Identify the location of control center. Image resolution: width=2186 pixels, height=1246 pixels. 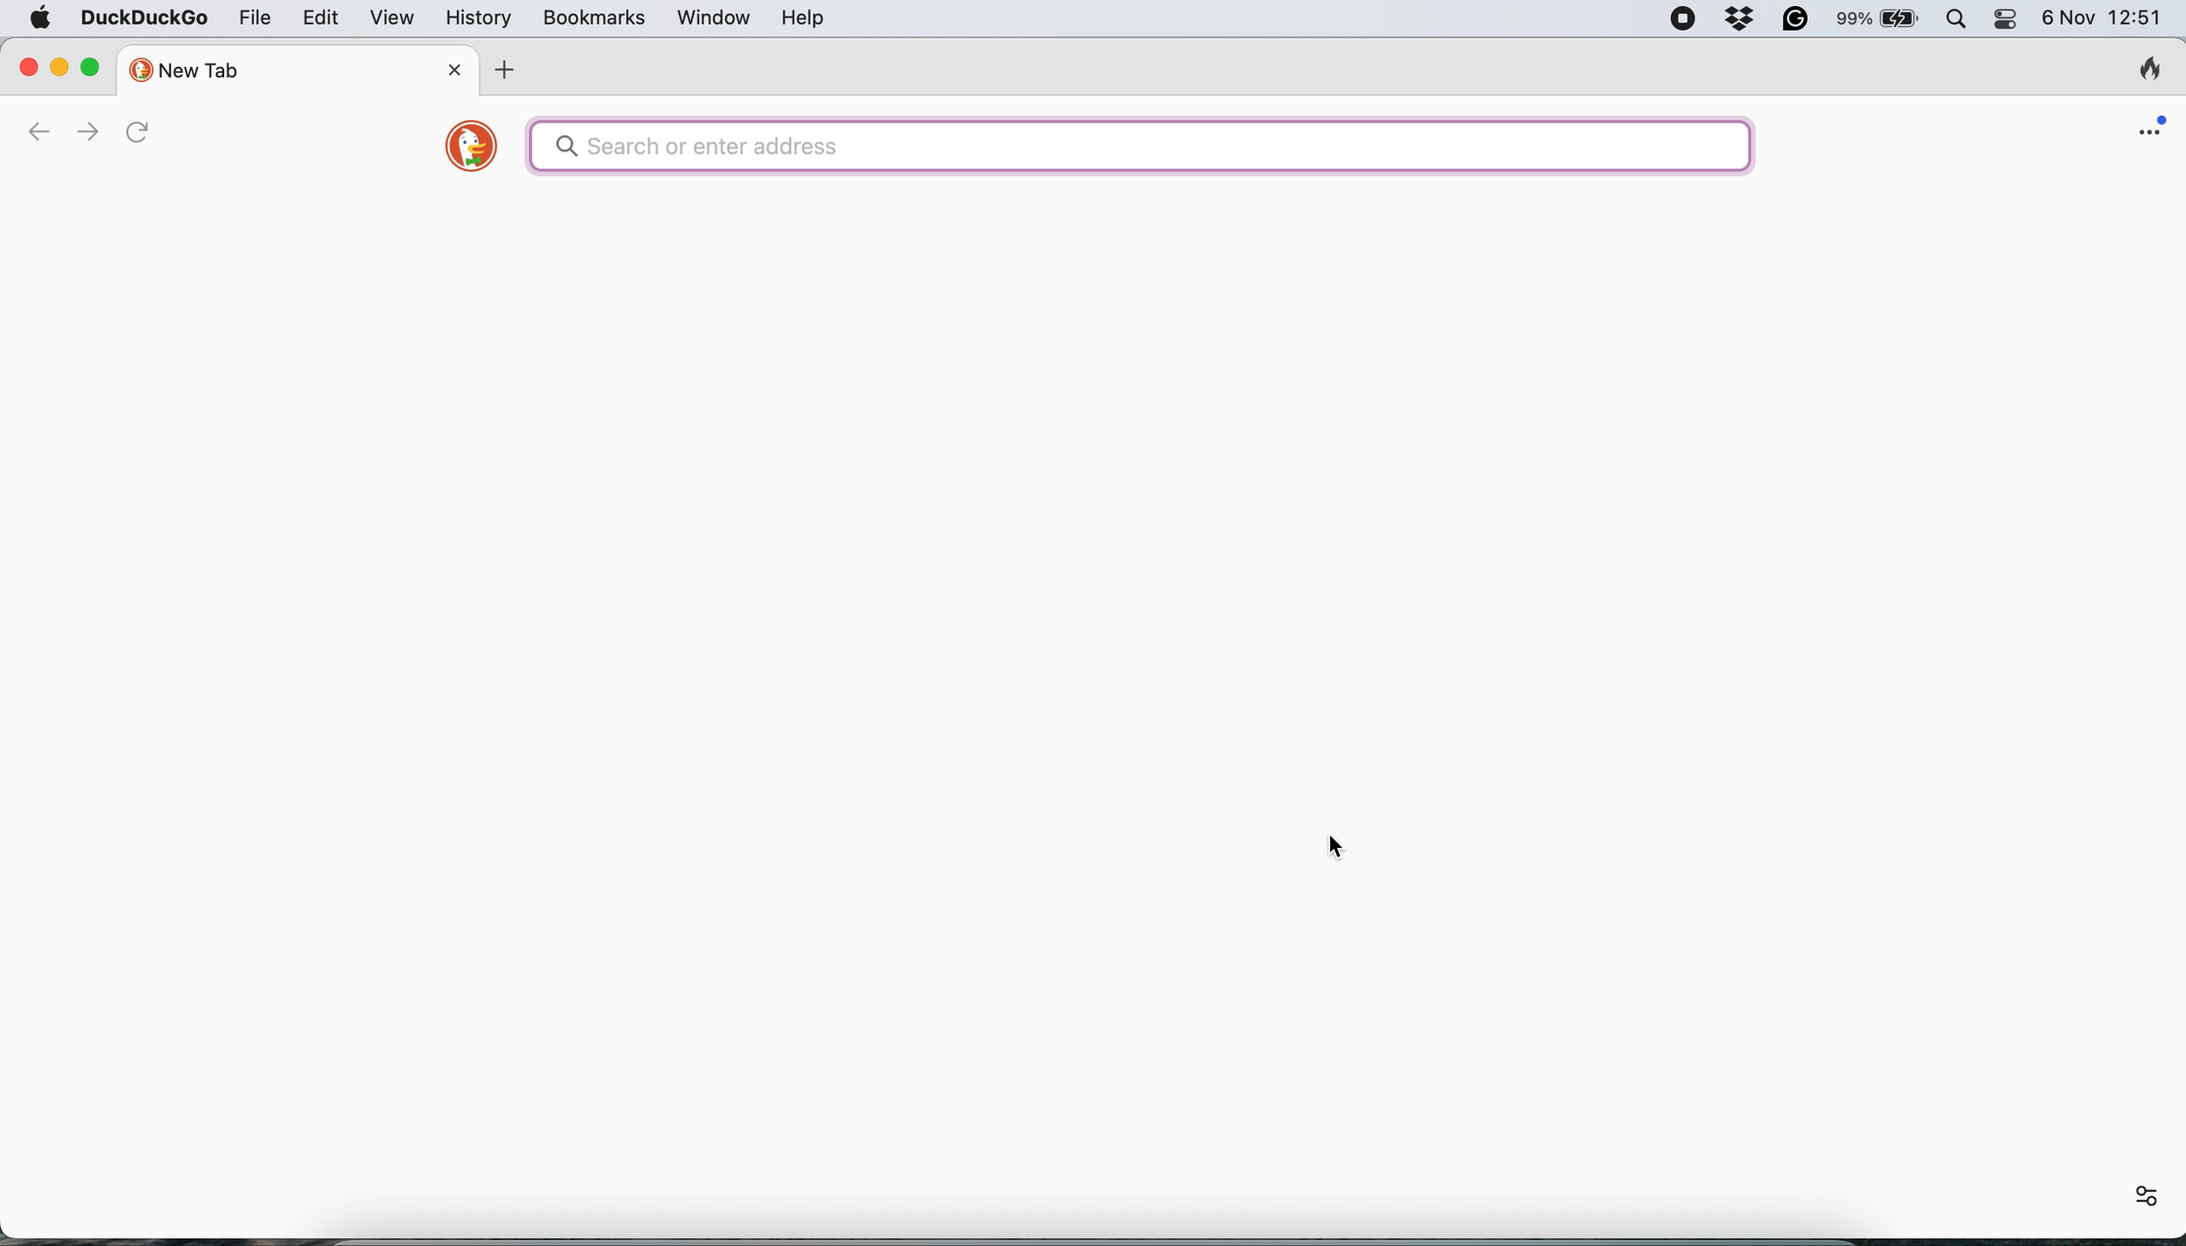
(2007, 19).